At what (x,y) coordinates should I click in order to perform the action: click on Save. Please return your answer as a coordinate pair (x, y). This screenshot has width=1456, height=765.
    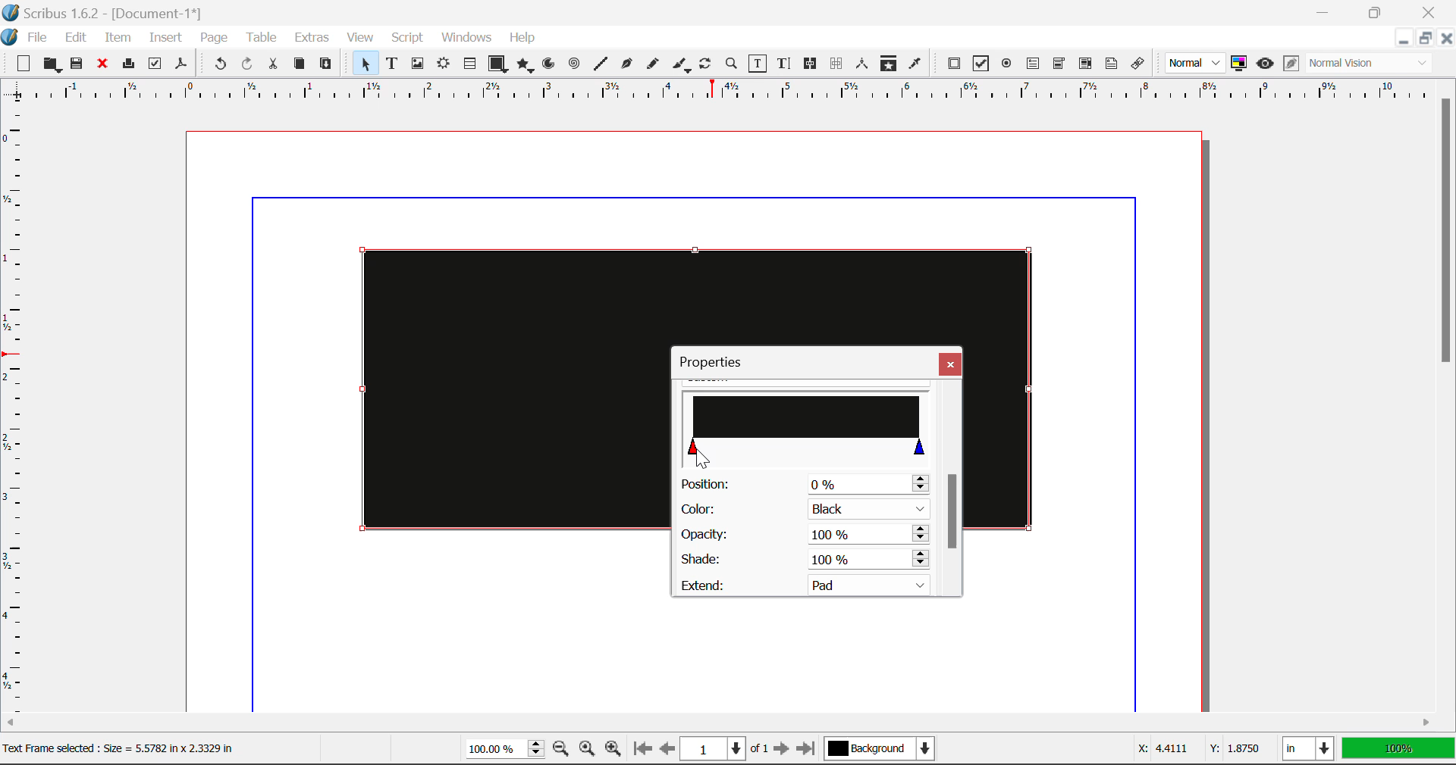
    Looking at the image, I should click on (78, 64).